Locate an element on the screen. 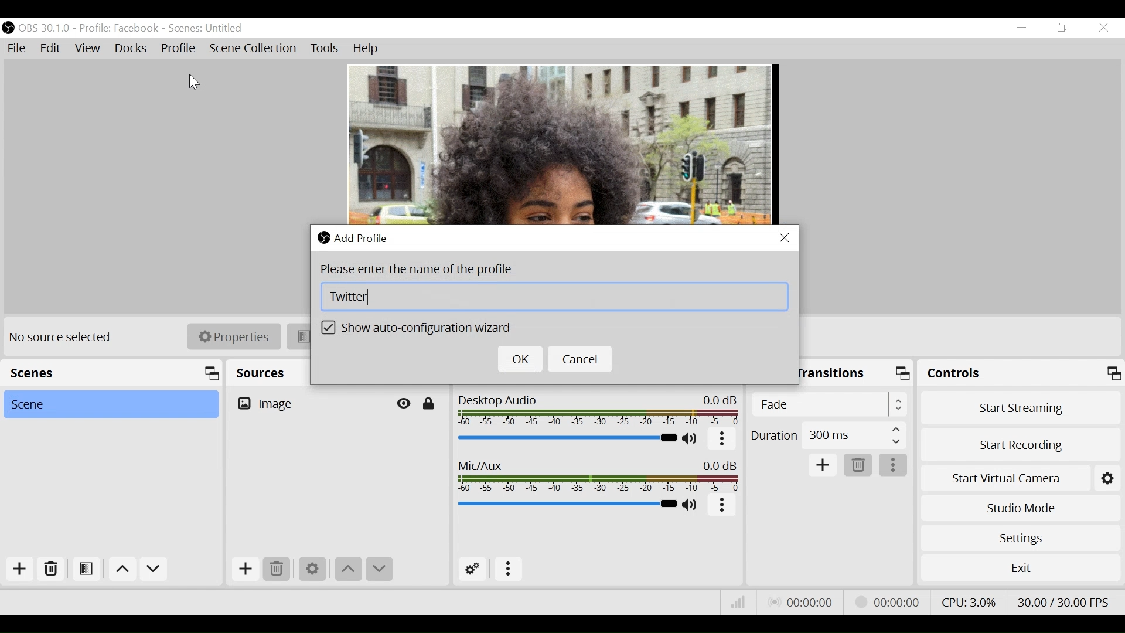  Hide/Display is located at coordinates (405, 403).